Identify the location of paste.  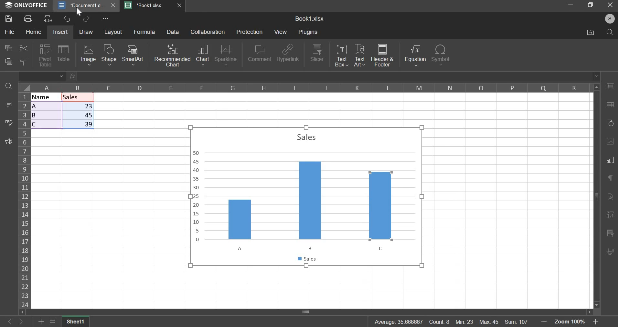
(9, 62).